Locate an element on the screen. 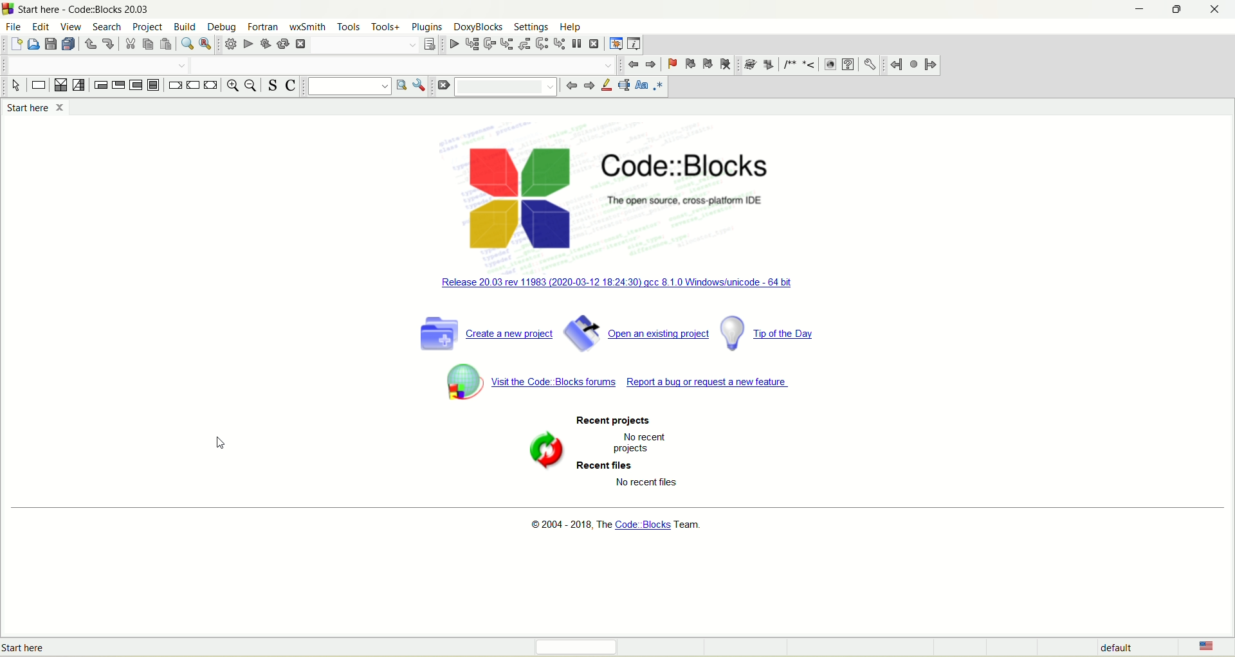 The width and height of the screenshot is (1235, 657). toggle bookmark is located at coordinates (671, 64).